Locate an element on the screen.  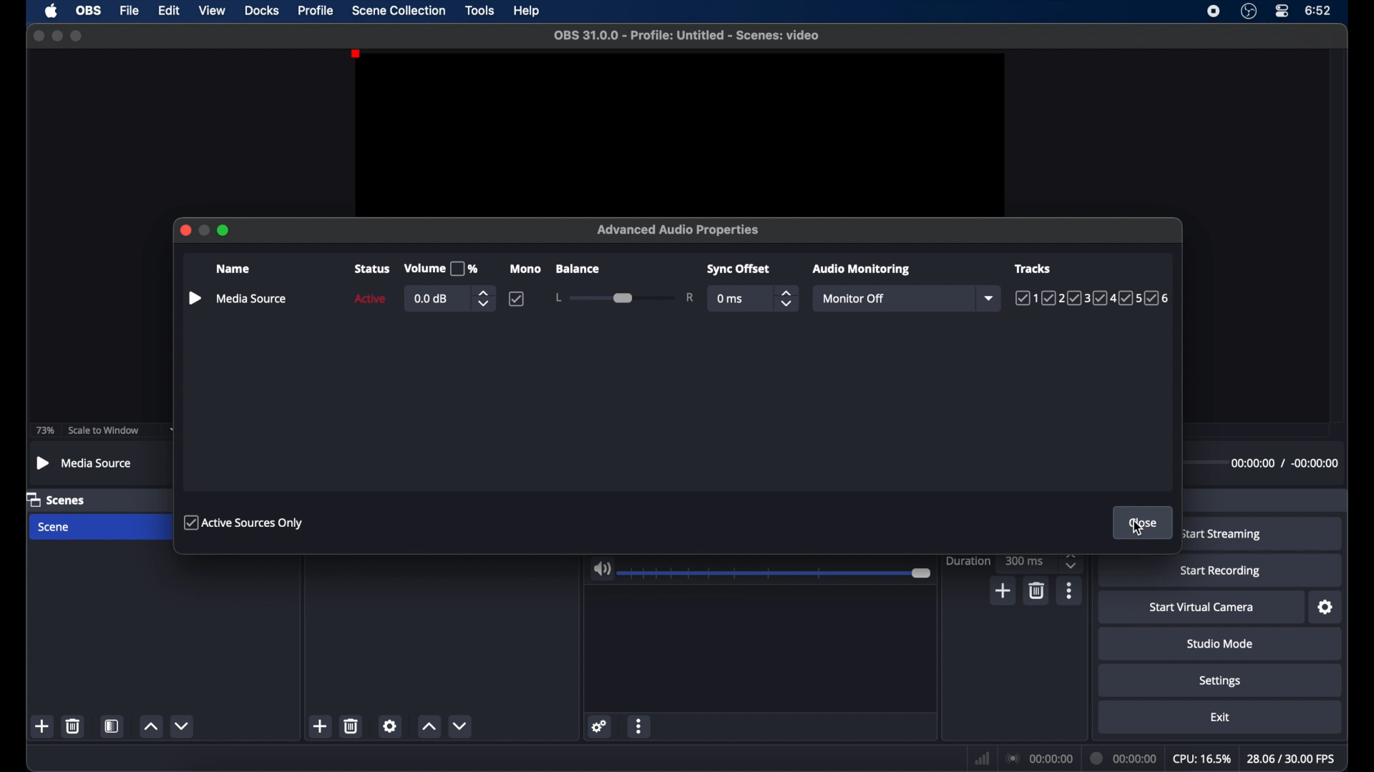
checkbox is located at coordinates (517, 299).